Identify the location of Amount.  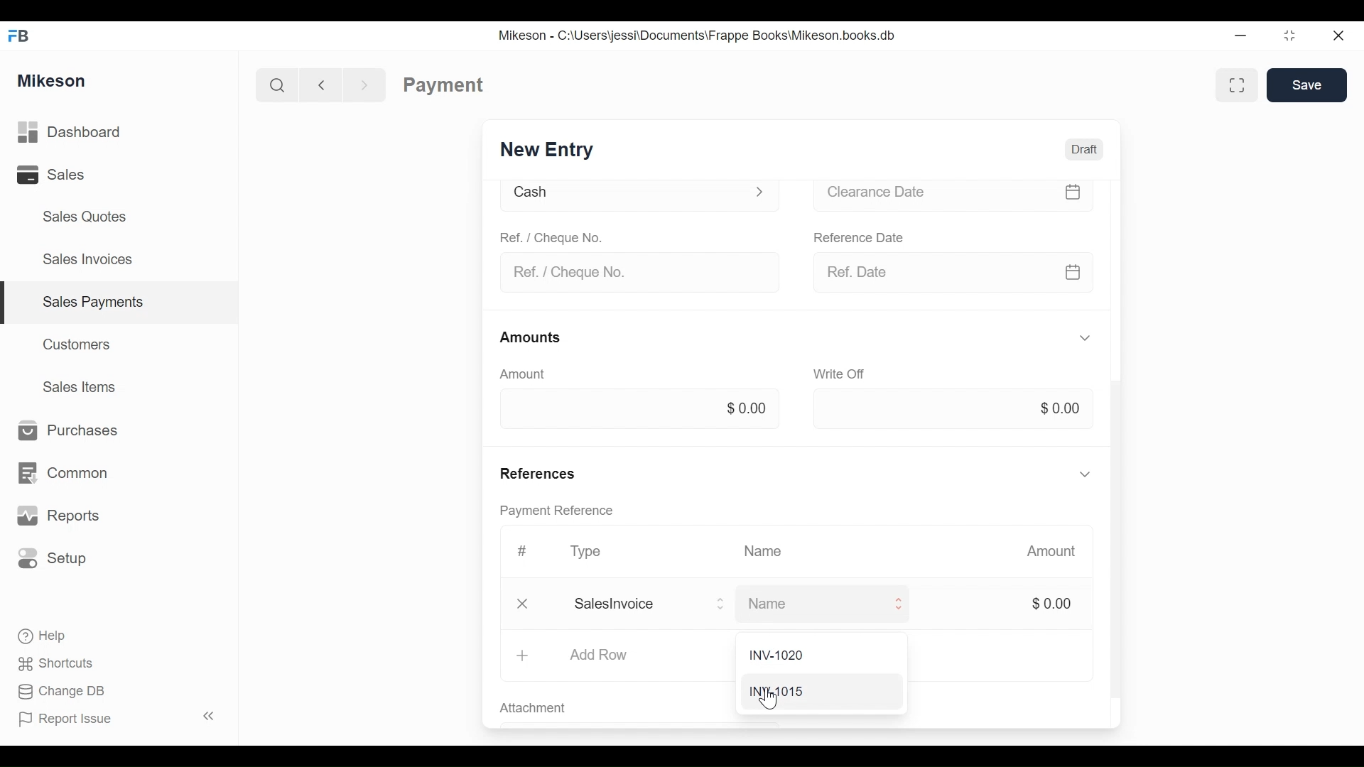
(1052, 551).